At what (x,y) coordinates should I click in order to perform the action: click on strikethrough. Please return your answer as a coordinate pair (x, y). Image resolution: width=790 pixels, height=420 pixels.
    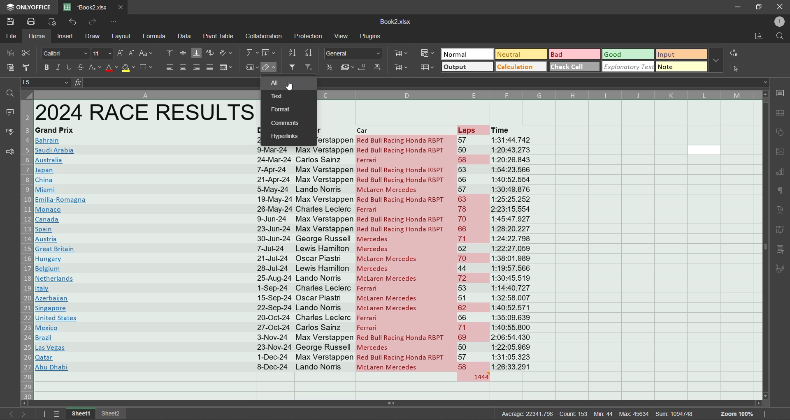
    Looking at the image, I should click on (81, 68).